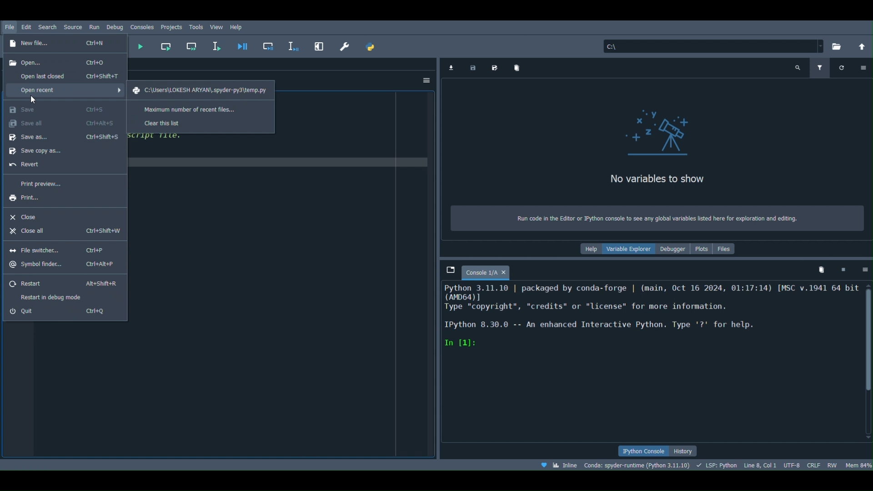  Describe the element at coordinates (241, 44) in the screenshot. I see `Debug file (Ctrl + F5)` at that location.